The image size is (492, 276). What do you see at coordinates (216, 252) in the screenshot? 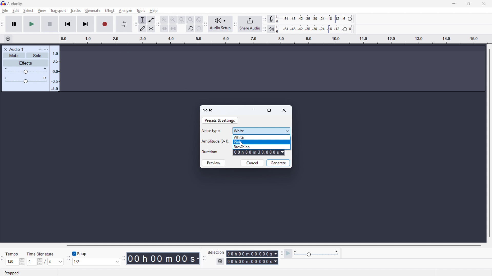
I see `Selection` at bounding box center [216, 252].